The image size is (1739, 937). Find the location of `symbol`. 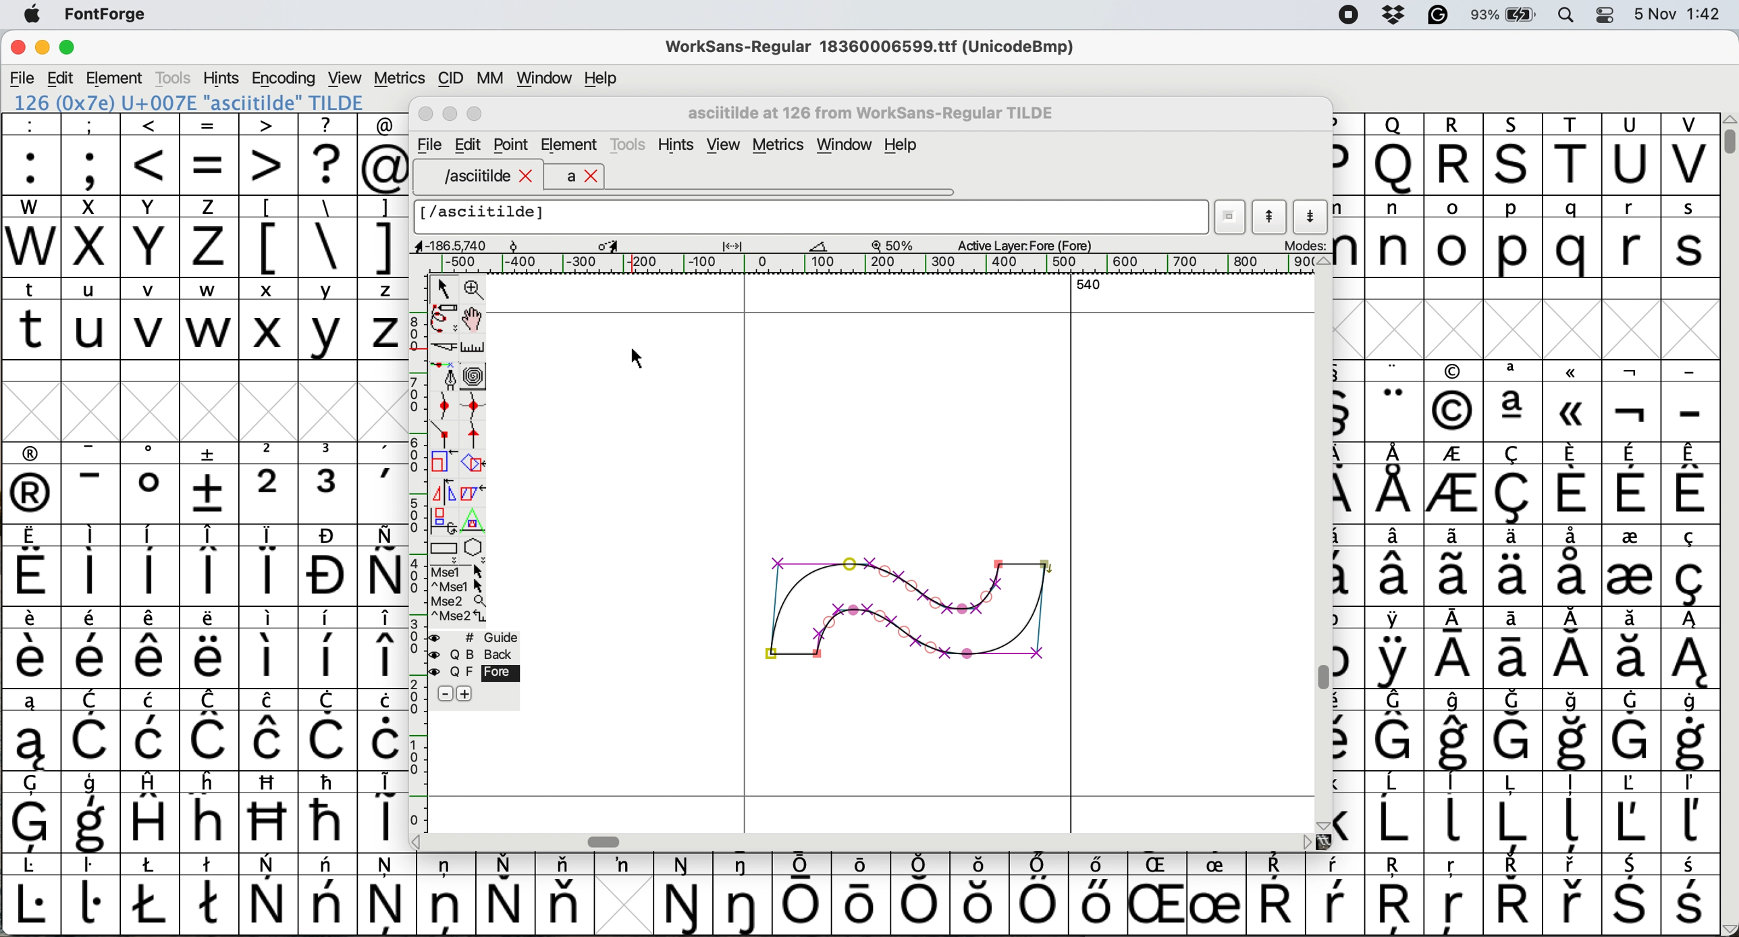

symbol is located at coordinates (211, 483).